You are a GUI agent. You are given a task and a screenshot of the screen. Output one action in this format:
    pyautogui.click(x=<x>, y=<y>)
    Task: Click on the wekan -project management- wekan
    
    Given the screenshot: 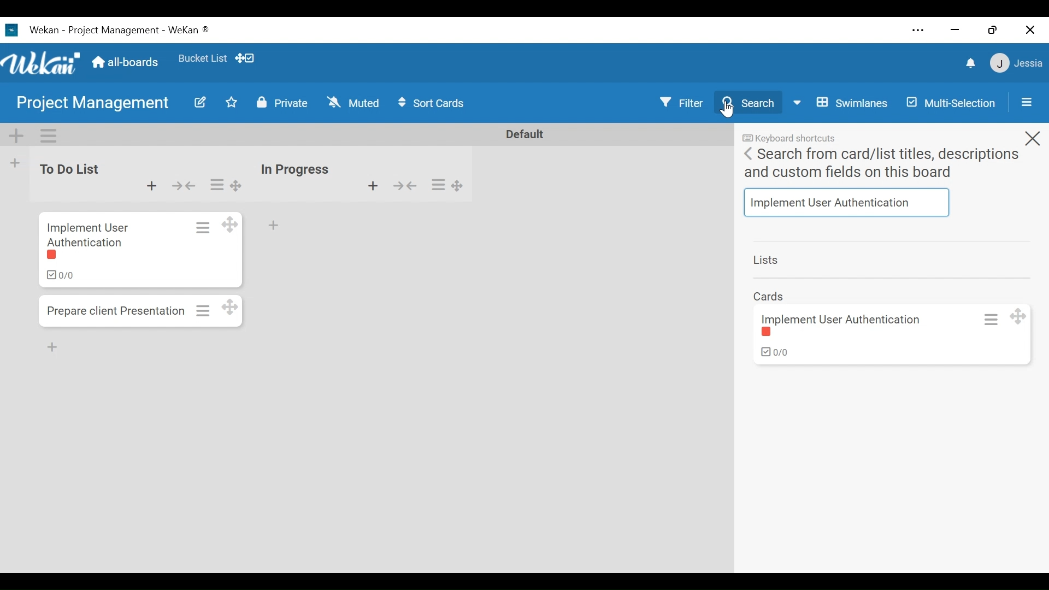 What is the action you would take?
    pyautogui.click(x=133, y=29)
    